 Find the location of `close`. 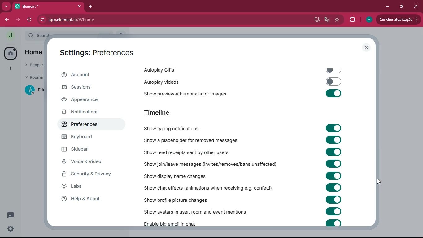

close is located at coordinates (415, 6).